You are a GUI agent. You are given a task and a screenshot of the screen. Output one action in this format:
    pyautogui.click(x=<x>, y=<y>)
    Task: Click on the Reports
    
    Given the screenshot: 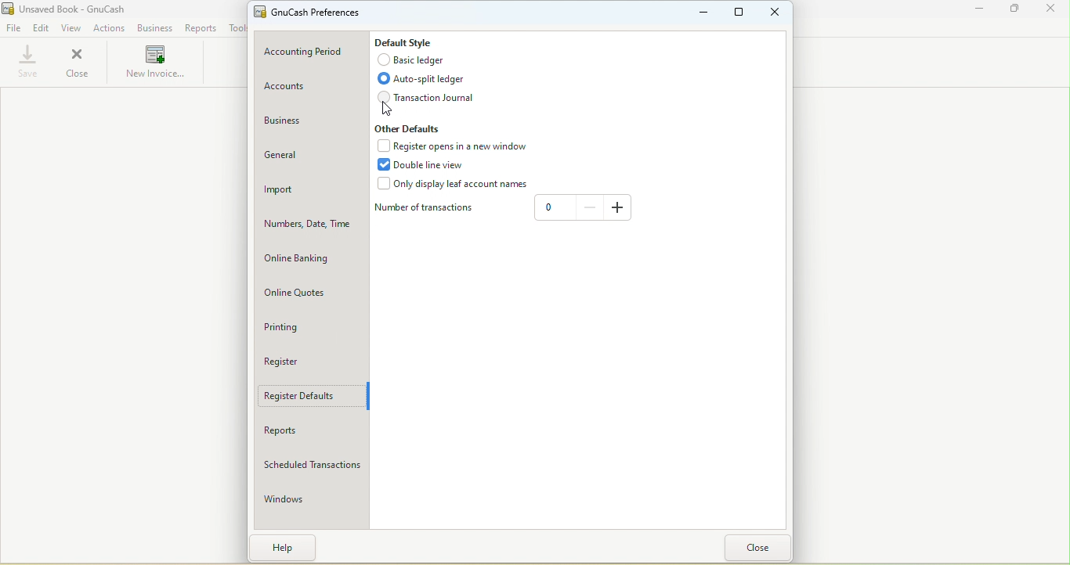 What is the action you would take?
    pyautogui.click(x=201, y=28)
    